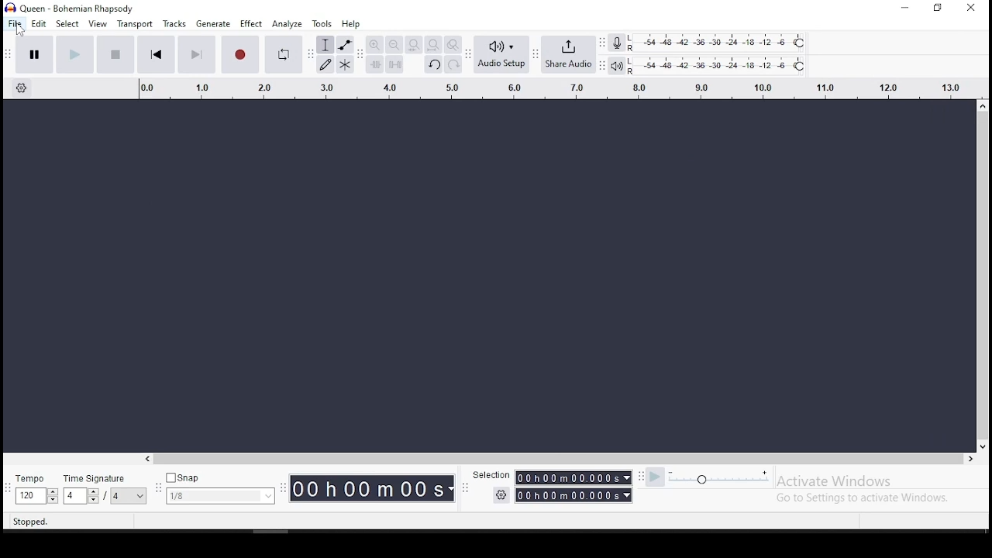 This screenshot has height=558, width=992. Describe the element at coordinates (345, 45) in the screenshot. I see `envelope tool` at that location.